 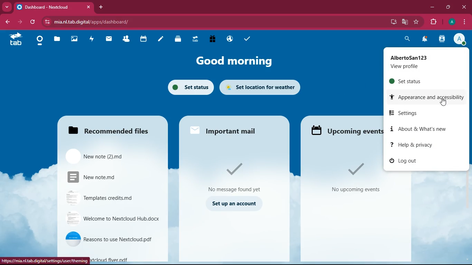 What do you see at coordinates (195, 39) in the screenshot?
I see `tab` at bounding box center [195, 39].